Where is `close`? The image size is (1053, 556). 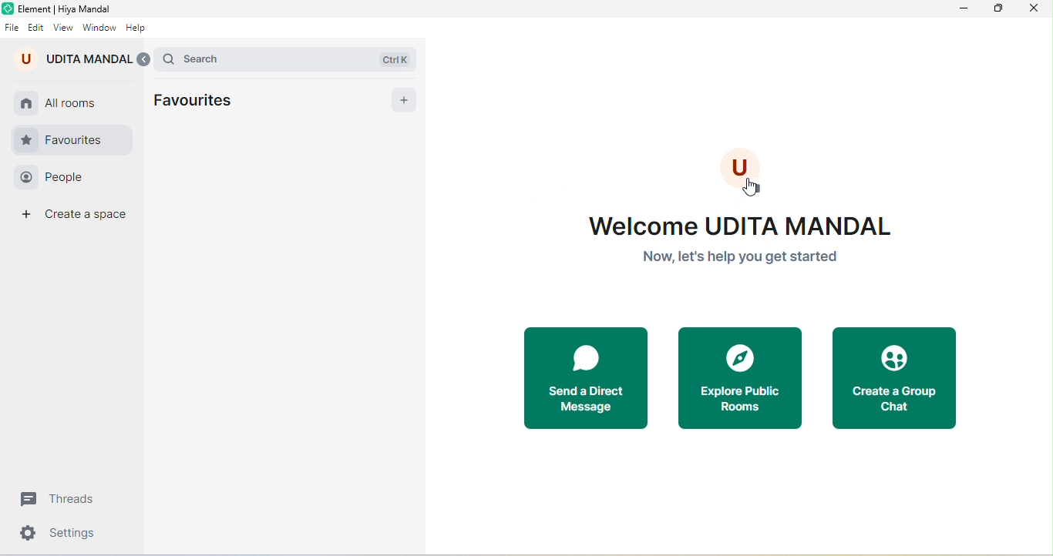 close is located at coordinates (1033, 11).